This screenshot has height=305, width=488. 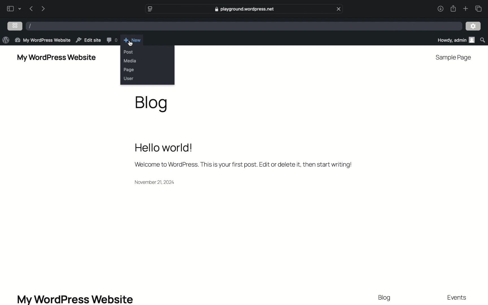 What do you see at coordinates (112, 40) in the screenshot?
I see `comments` at bounding box center [112, 40].